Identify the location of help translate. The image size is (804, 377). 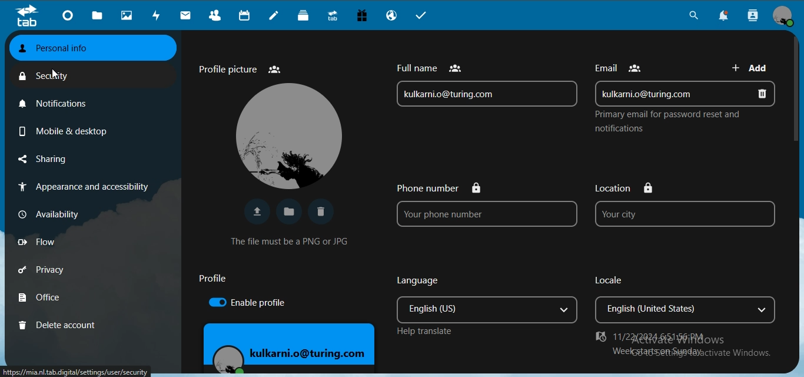
(424, 332).